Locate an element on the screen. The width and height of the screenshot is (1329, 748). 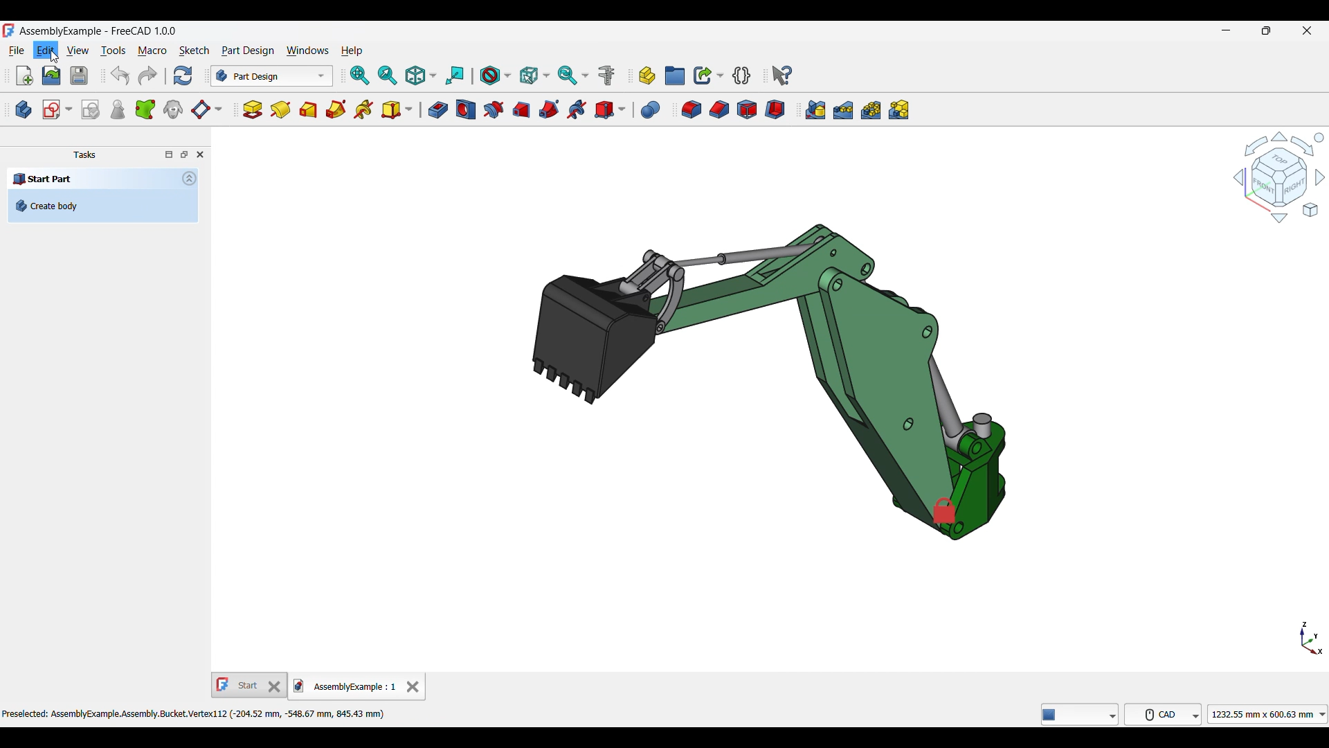
Thickness is located at coordinates (775, 109).